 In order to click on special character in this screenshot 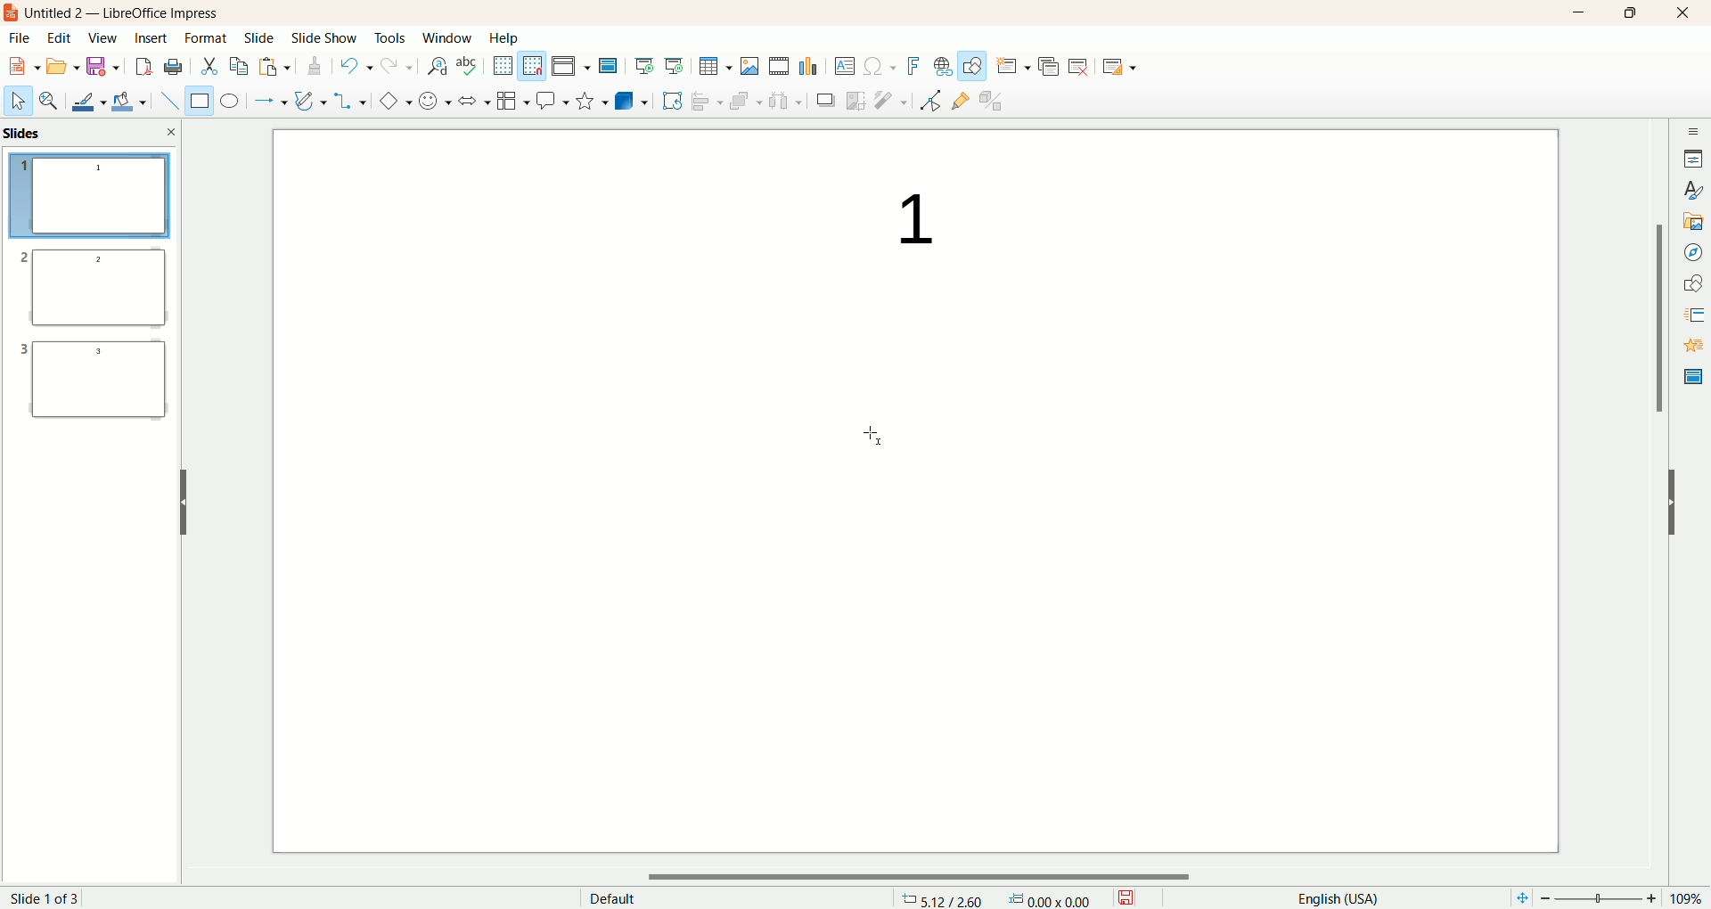, I will do `click(879, 67)`.